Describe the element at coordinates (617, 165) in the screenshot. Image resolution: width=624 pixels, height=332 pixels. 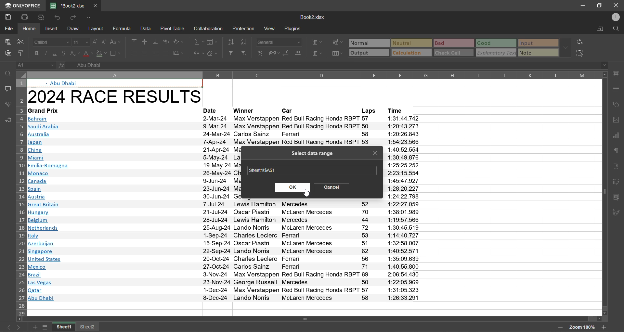
I see `text` at that location.